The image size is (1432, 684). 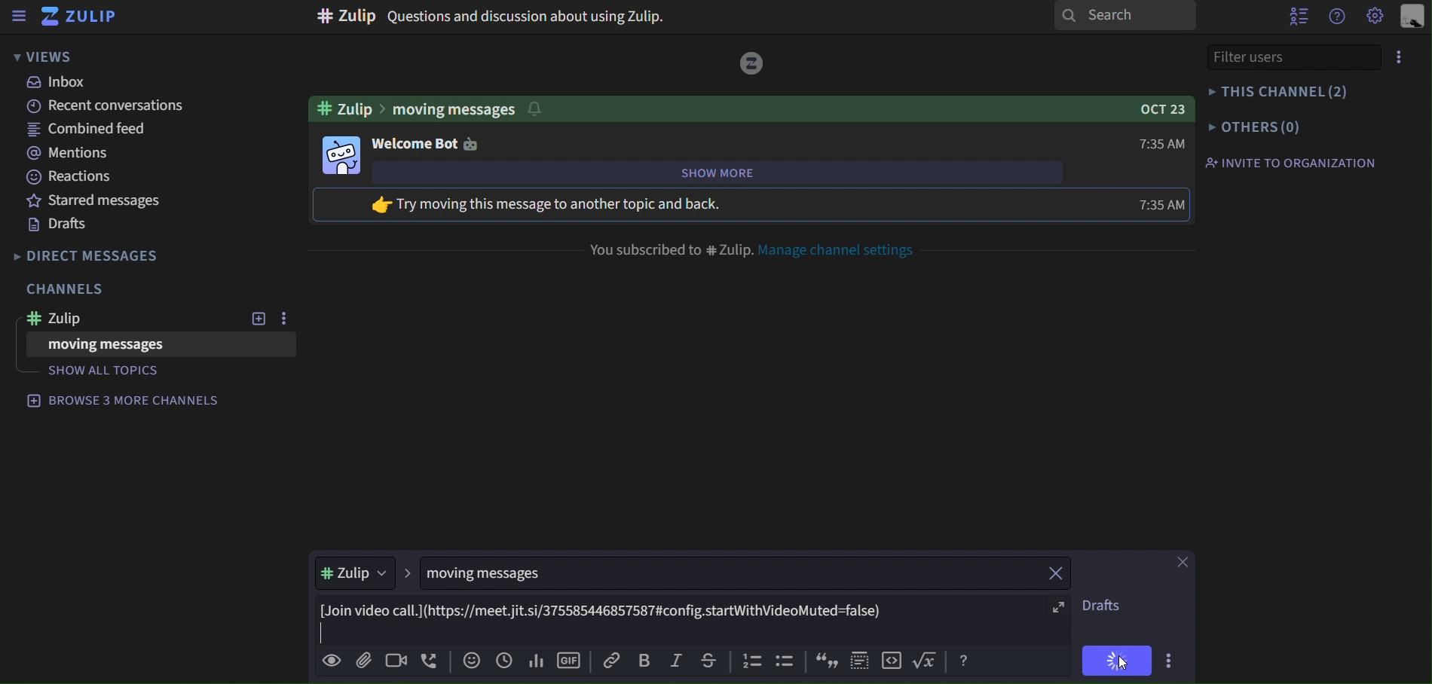 What do you see at coordinates (577, 205) in the screenshot?
I see `try moving message to another topic and back` at bounding box center [577, 205].